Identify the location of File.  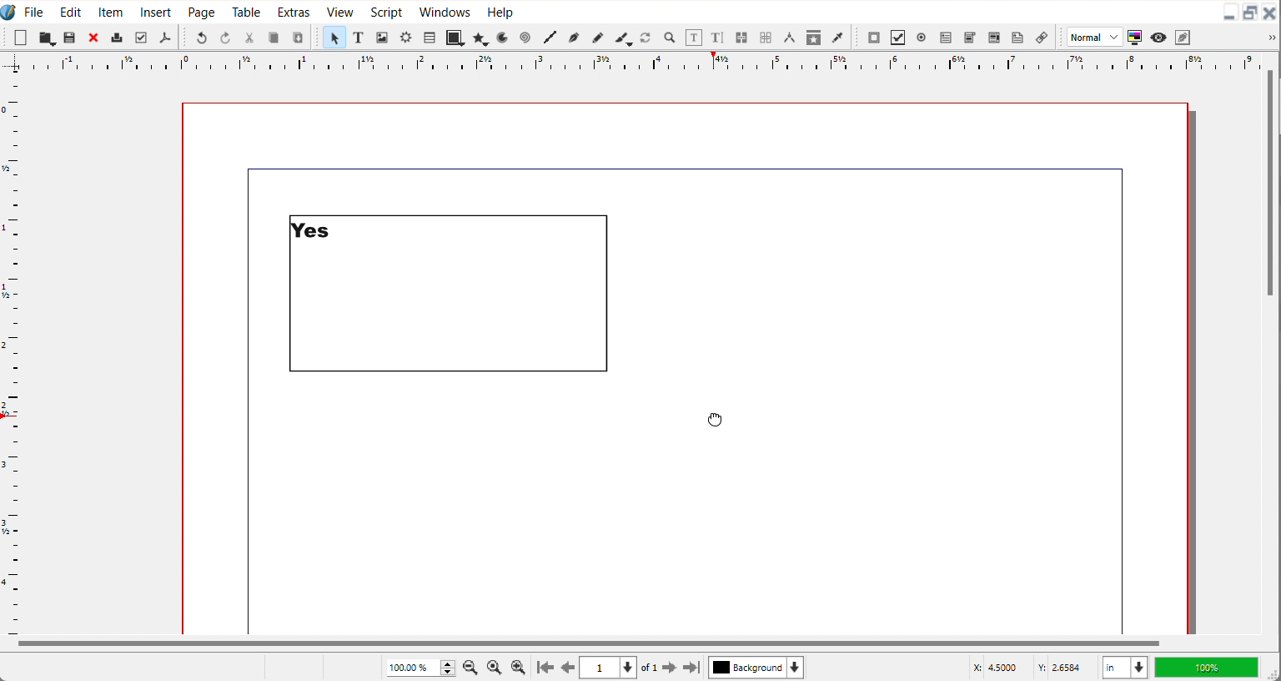
(34, 11).